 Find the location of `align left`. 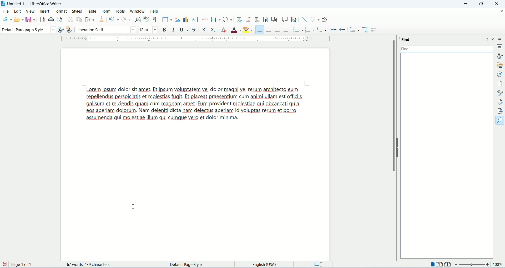

align left is located at coordinates (259, 29).